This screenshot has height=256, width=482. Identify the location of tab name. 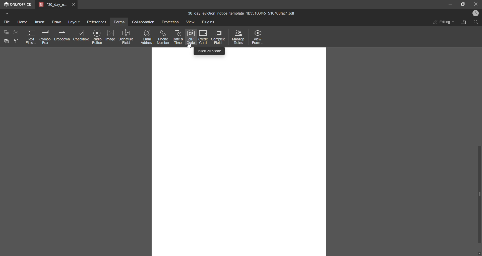
(54, 4).